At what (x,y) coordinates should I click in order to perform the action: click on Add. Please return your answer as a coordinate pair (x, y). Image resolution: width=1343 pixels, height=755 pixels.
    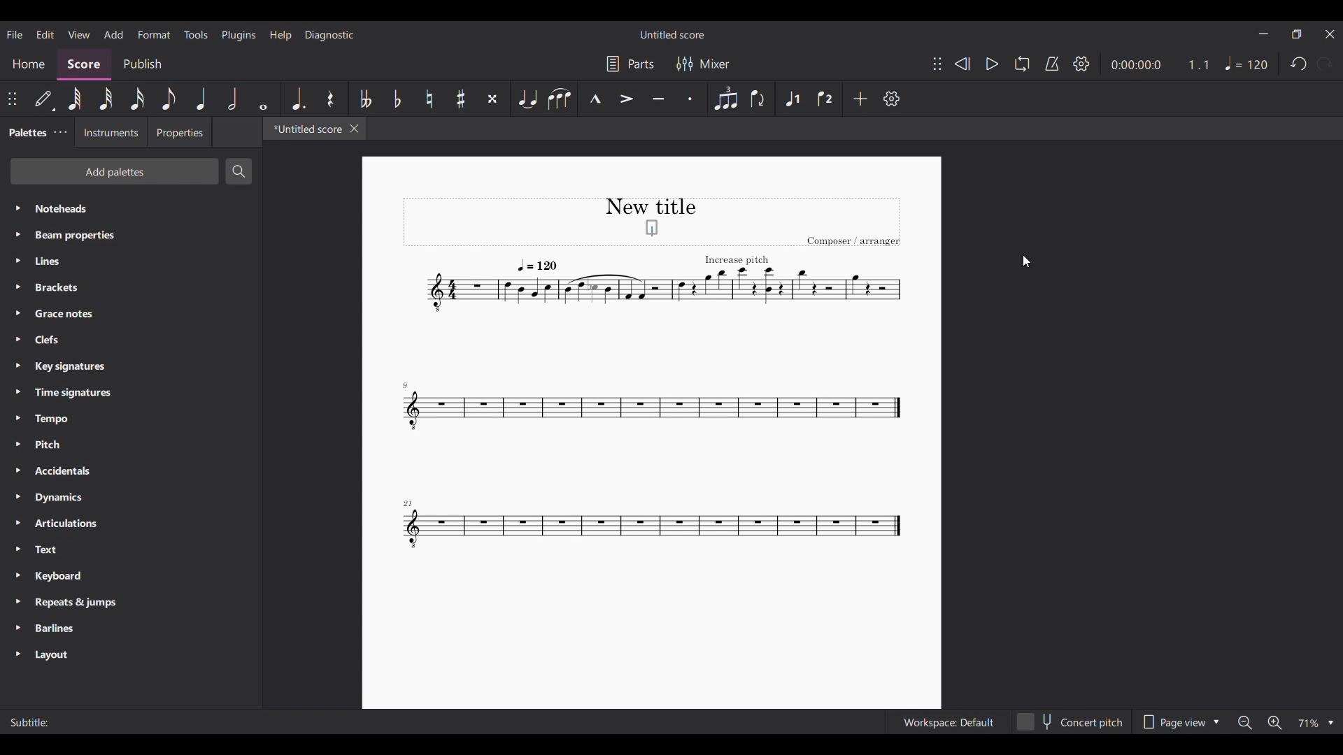
    Looking at the image, I should click on (861, 99).